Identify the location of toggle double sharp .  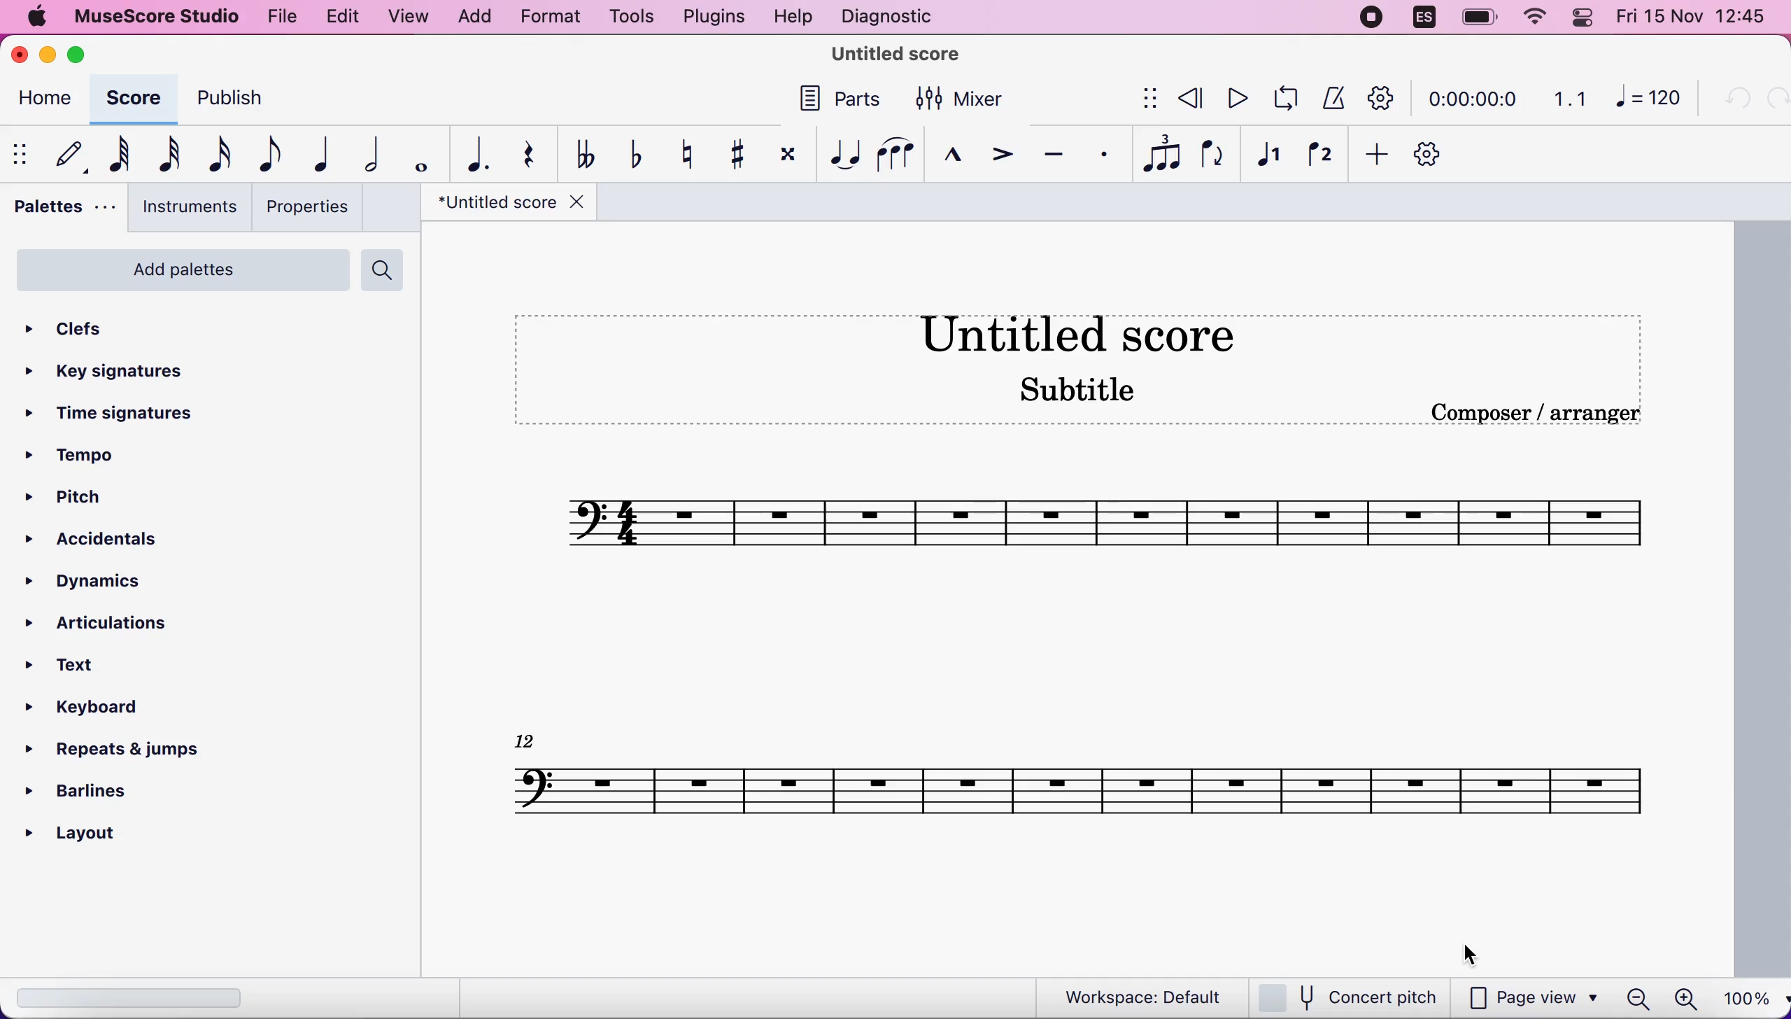
(782, 150).